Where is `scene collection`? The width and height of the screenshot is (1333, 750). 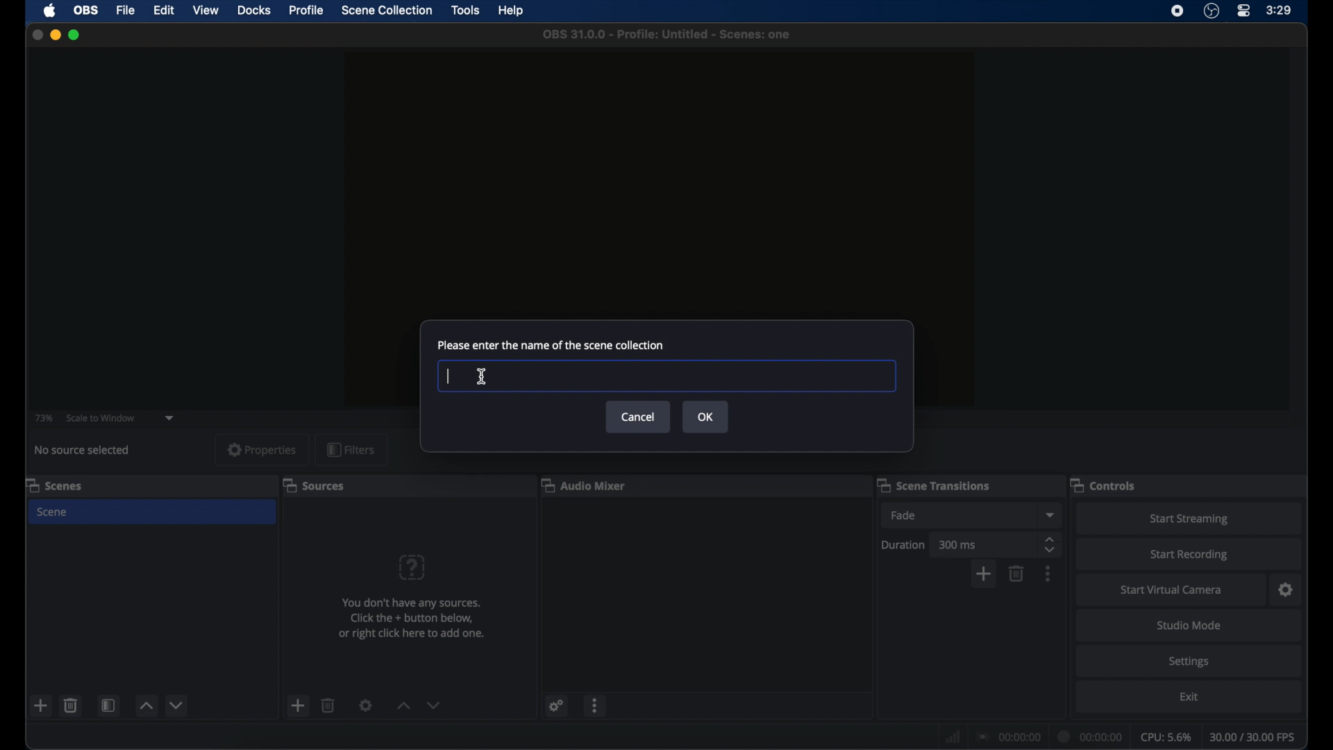
scene collection is located at coordinates (387, 10).